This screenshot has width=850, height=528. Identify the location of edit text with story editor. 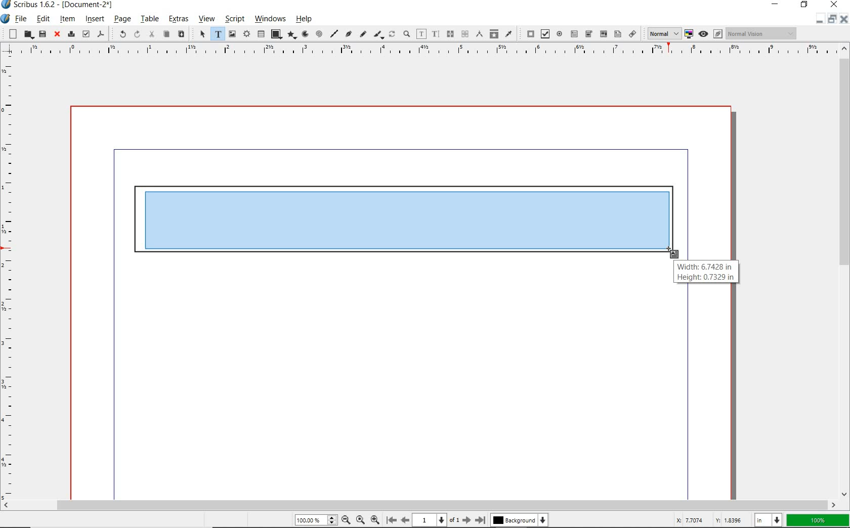
(436, 34).